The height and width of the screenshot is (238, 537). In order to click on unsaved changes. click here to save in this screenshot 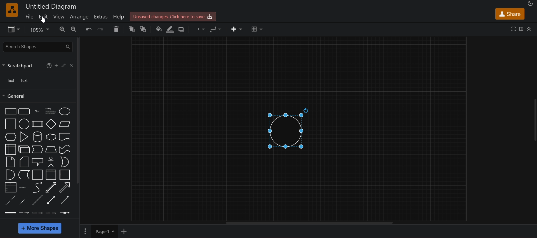, I will do `click(172, 16)`.